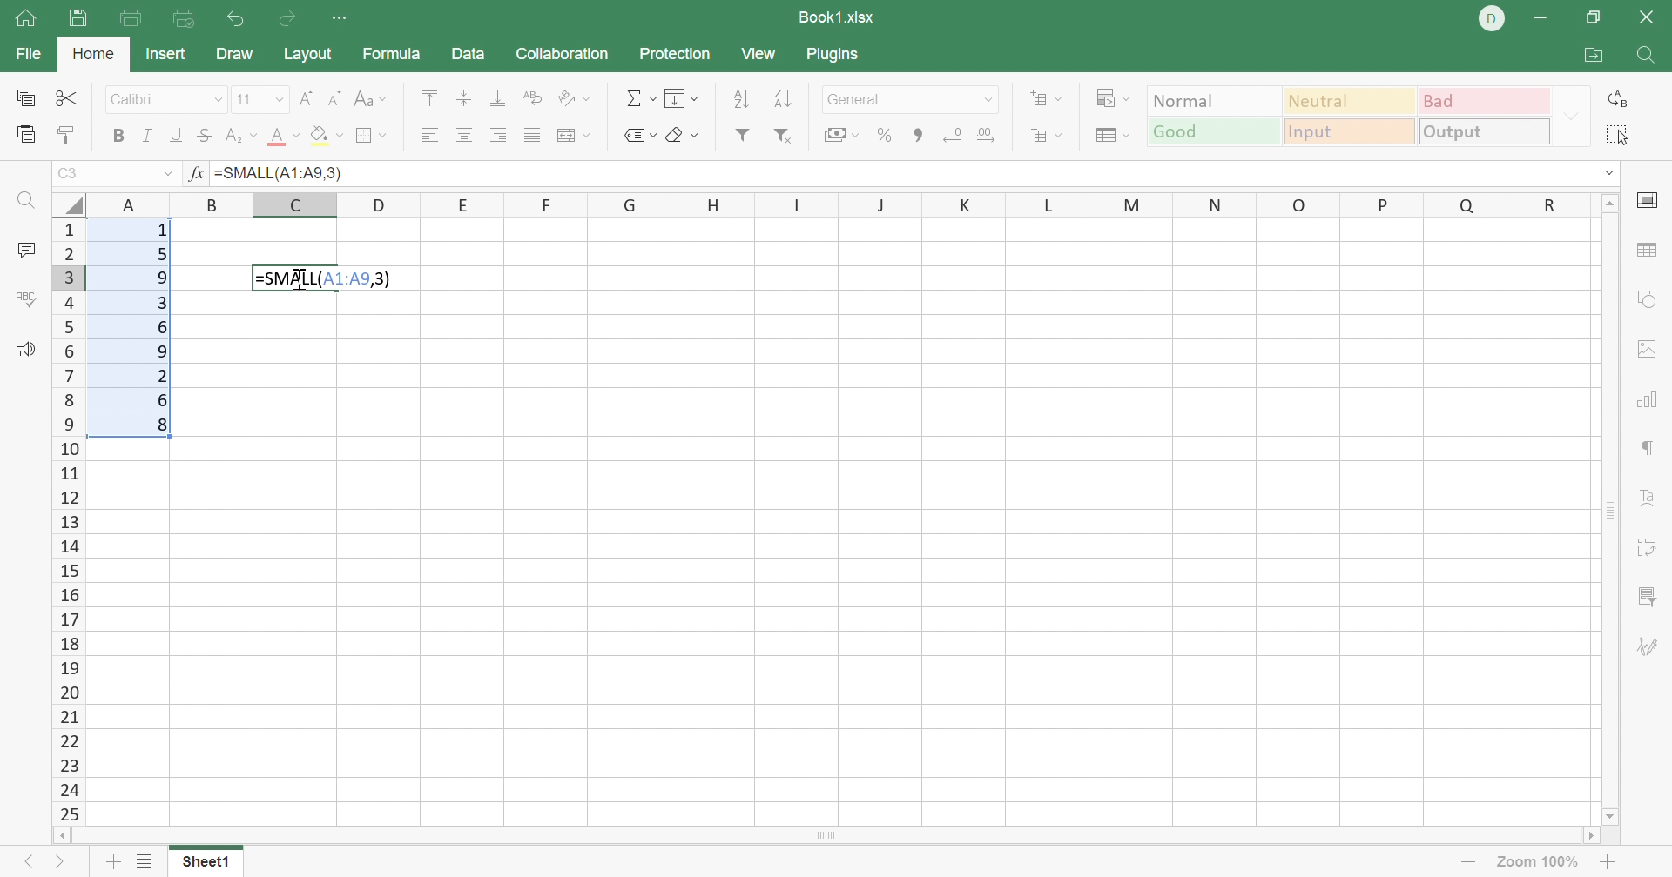 The height and width of the screenshot is (877, 1672). Describe the element at coordinates (146, 861) in the screenshot. I see `List of sheets` at that location.